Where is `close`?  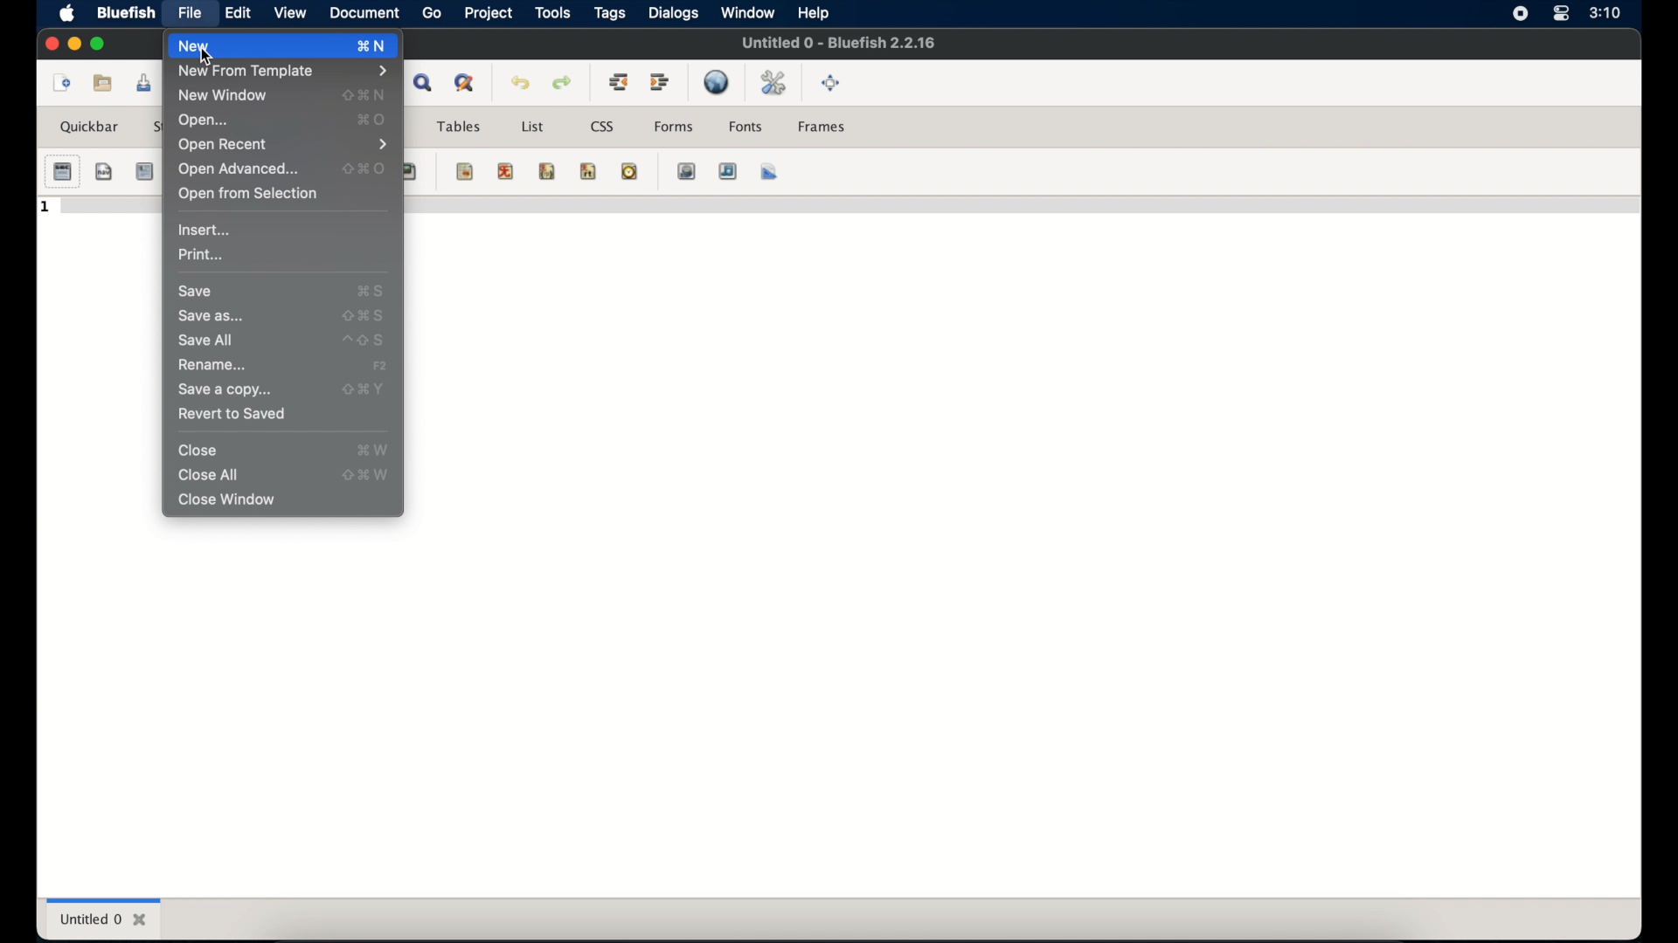
close is located at coordinates (199, 451).